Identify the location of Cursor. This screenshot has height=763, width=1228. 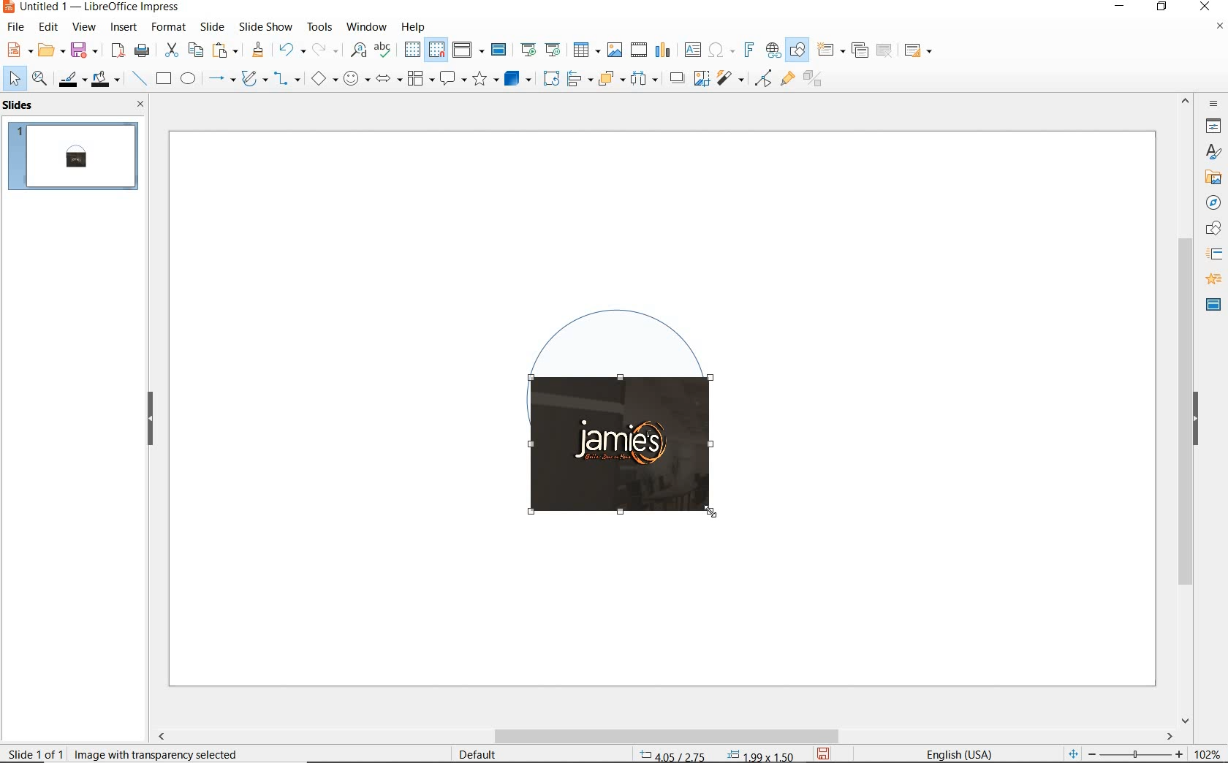
(711, 512).